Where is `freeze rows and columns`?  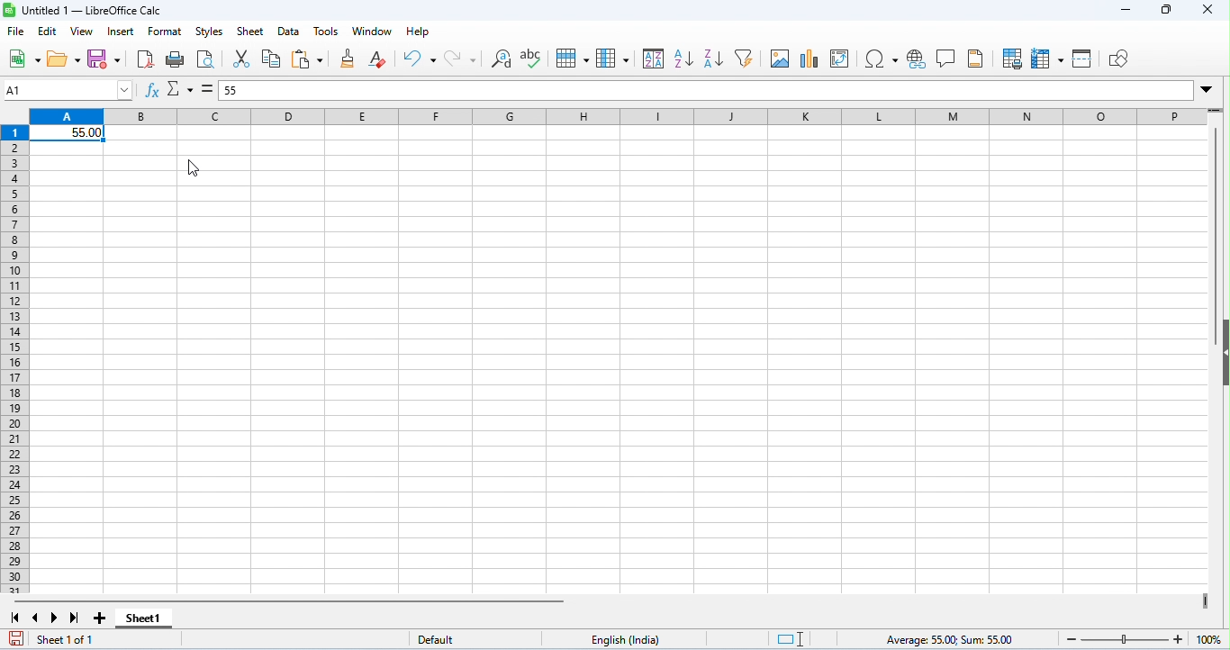 freeze rows and columns is located at coordinates (1047, 59).